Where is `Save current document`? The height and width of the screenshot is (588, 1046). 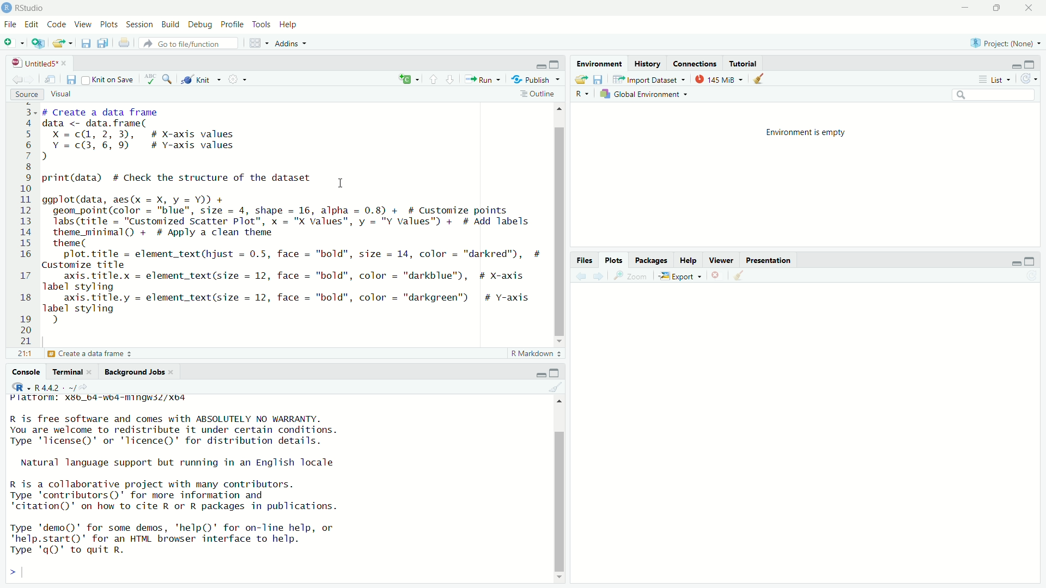
Save current document is located at coordinates (86, 43).